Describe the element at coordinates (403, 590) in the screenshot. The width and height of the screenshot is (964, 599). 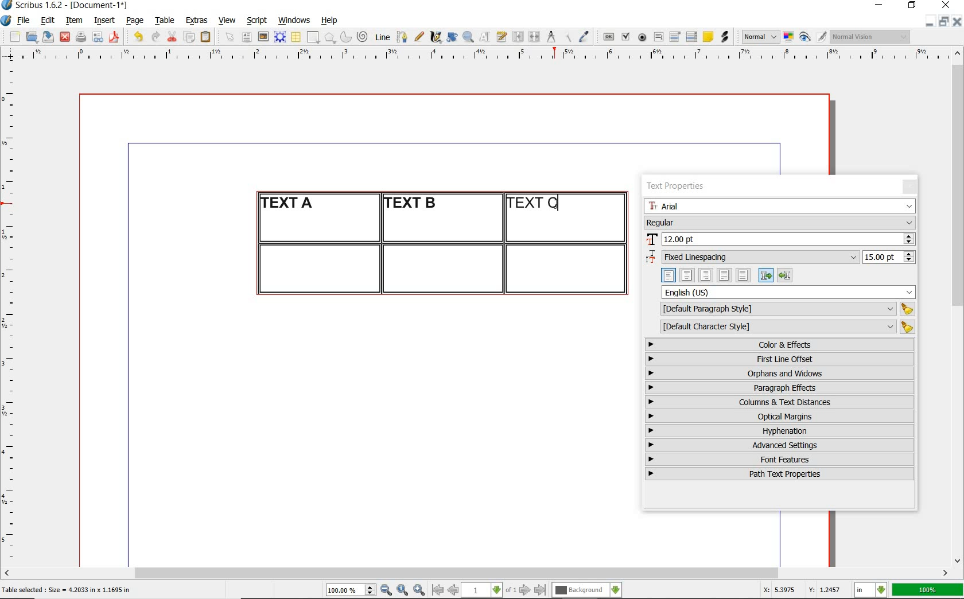
I see `zoom to` at that location.